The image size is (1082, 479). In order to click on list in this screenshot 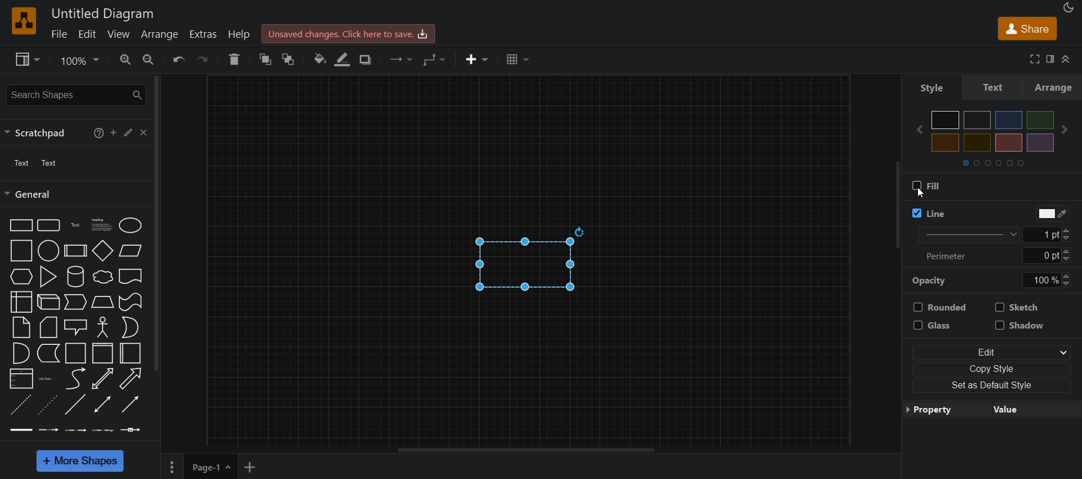, I will do `click(21, 380)`.